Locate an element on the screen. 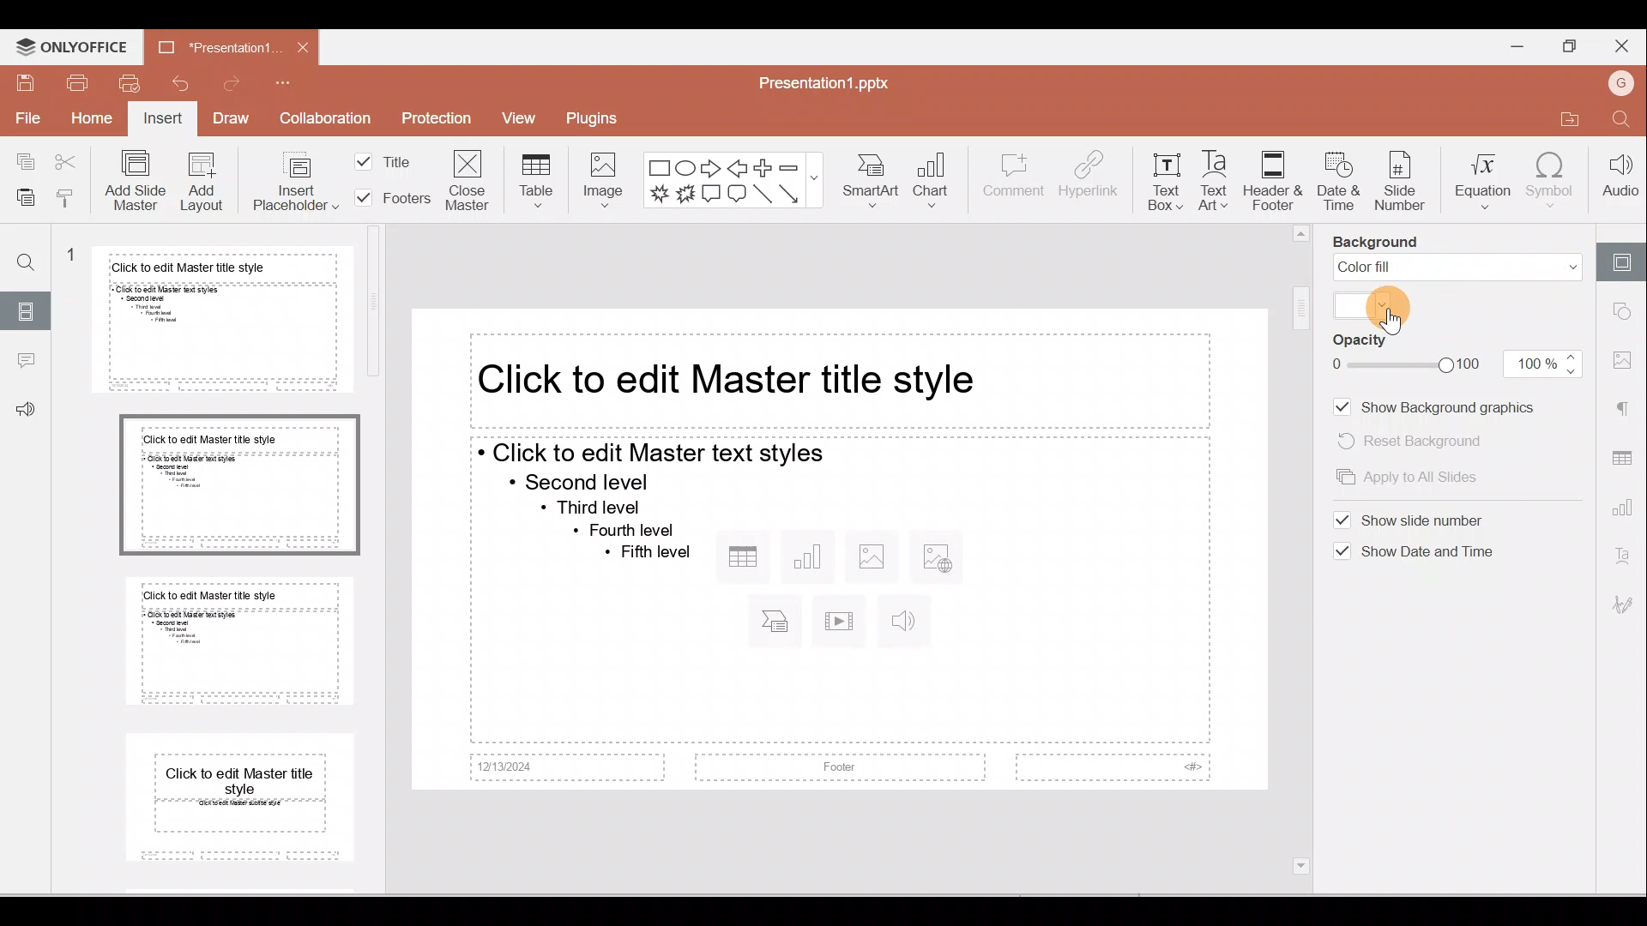 Image resolution: width=1647 pixels, height=926 pixels. Chart settings is located at coordinates (1626, 511).